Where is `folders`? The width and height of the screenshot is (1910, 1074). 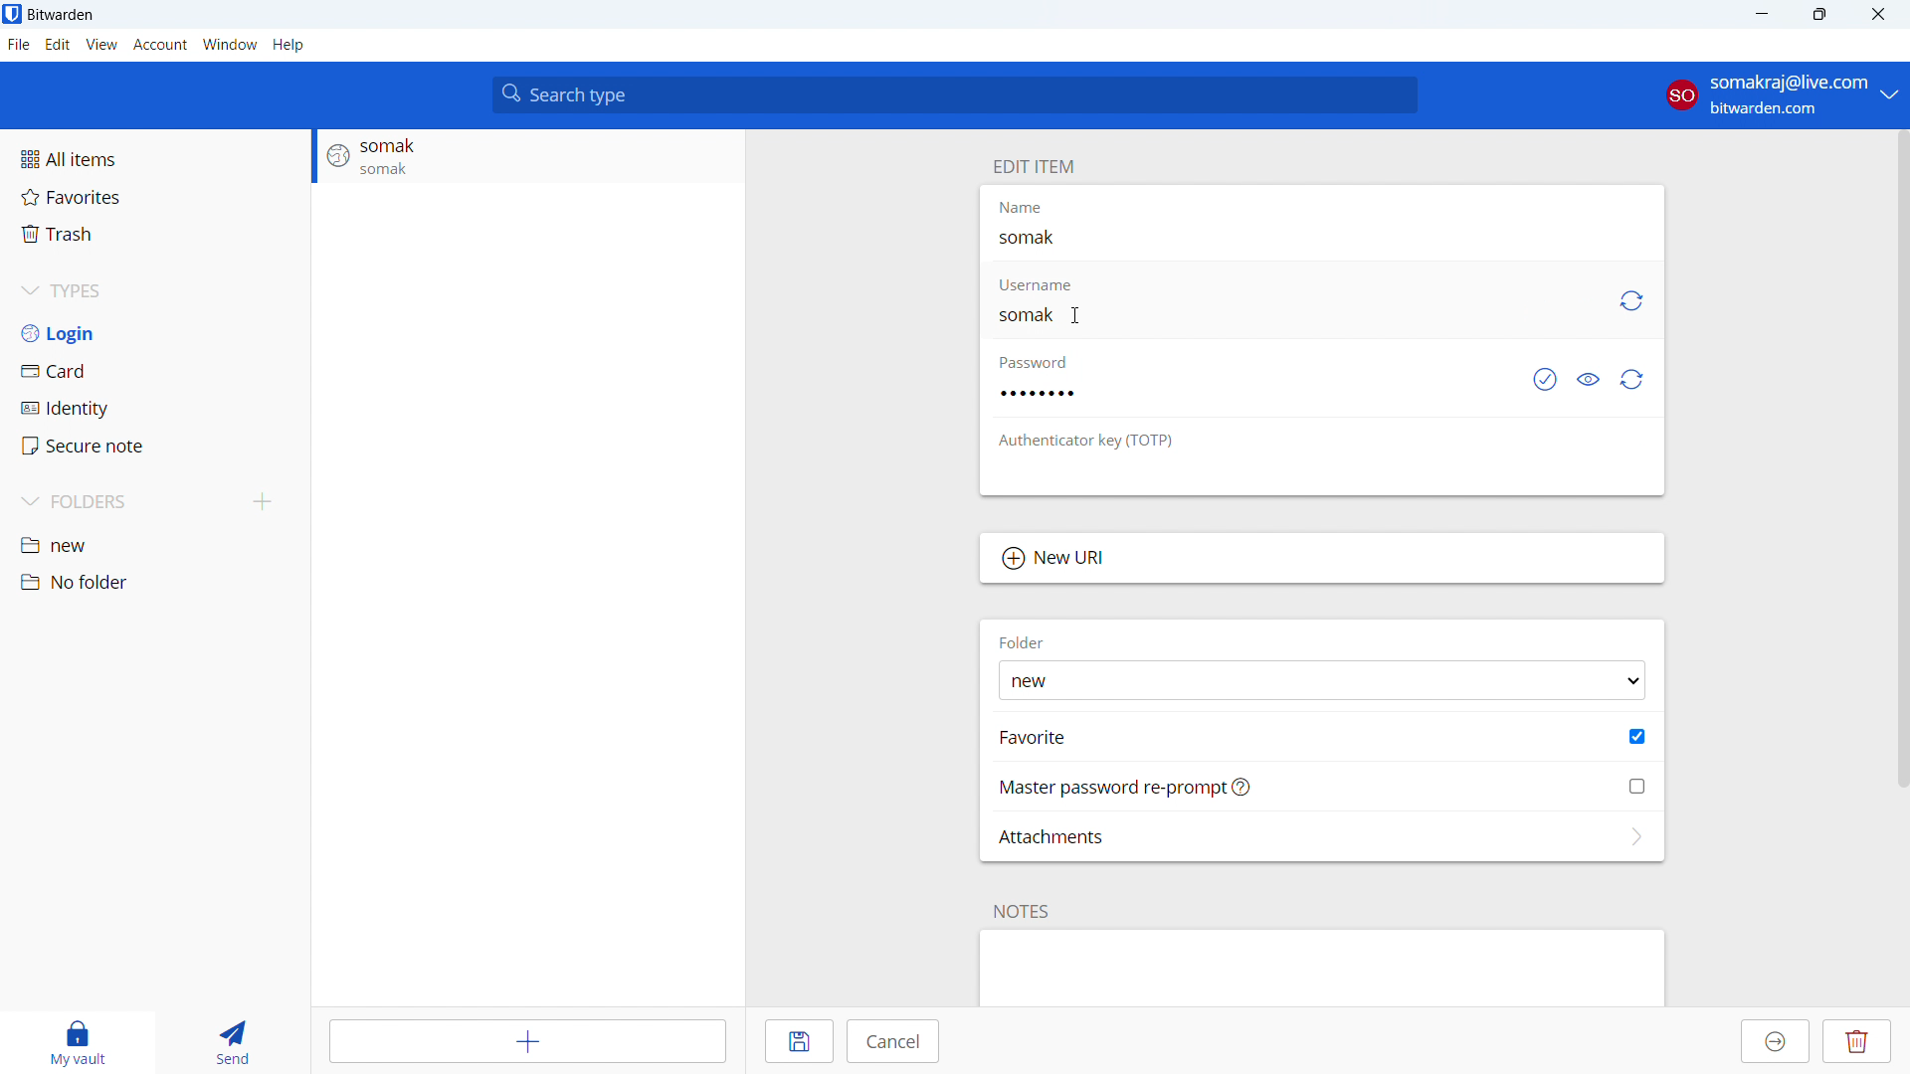 folders is located at coordinates (123, 502).